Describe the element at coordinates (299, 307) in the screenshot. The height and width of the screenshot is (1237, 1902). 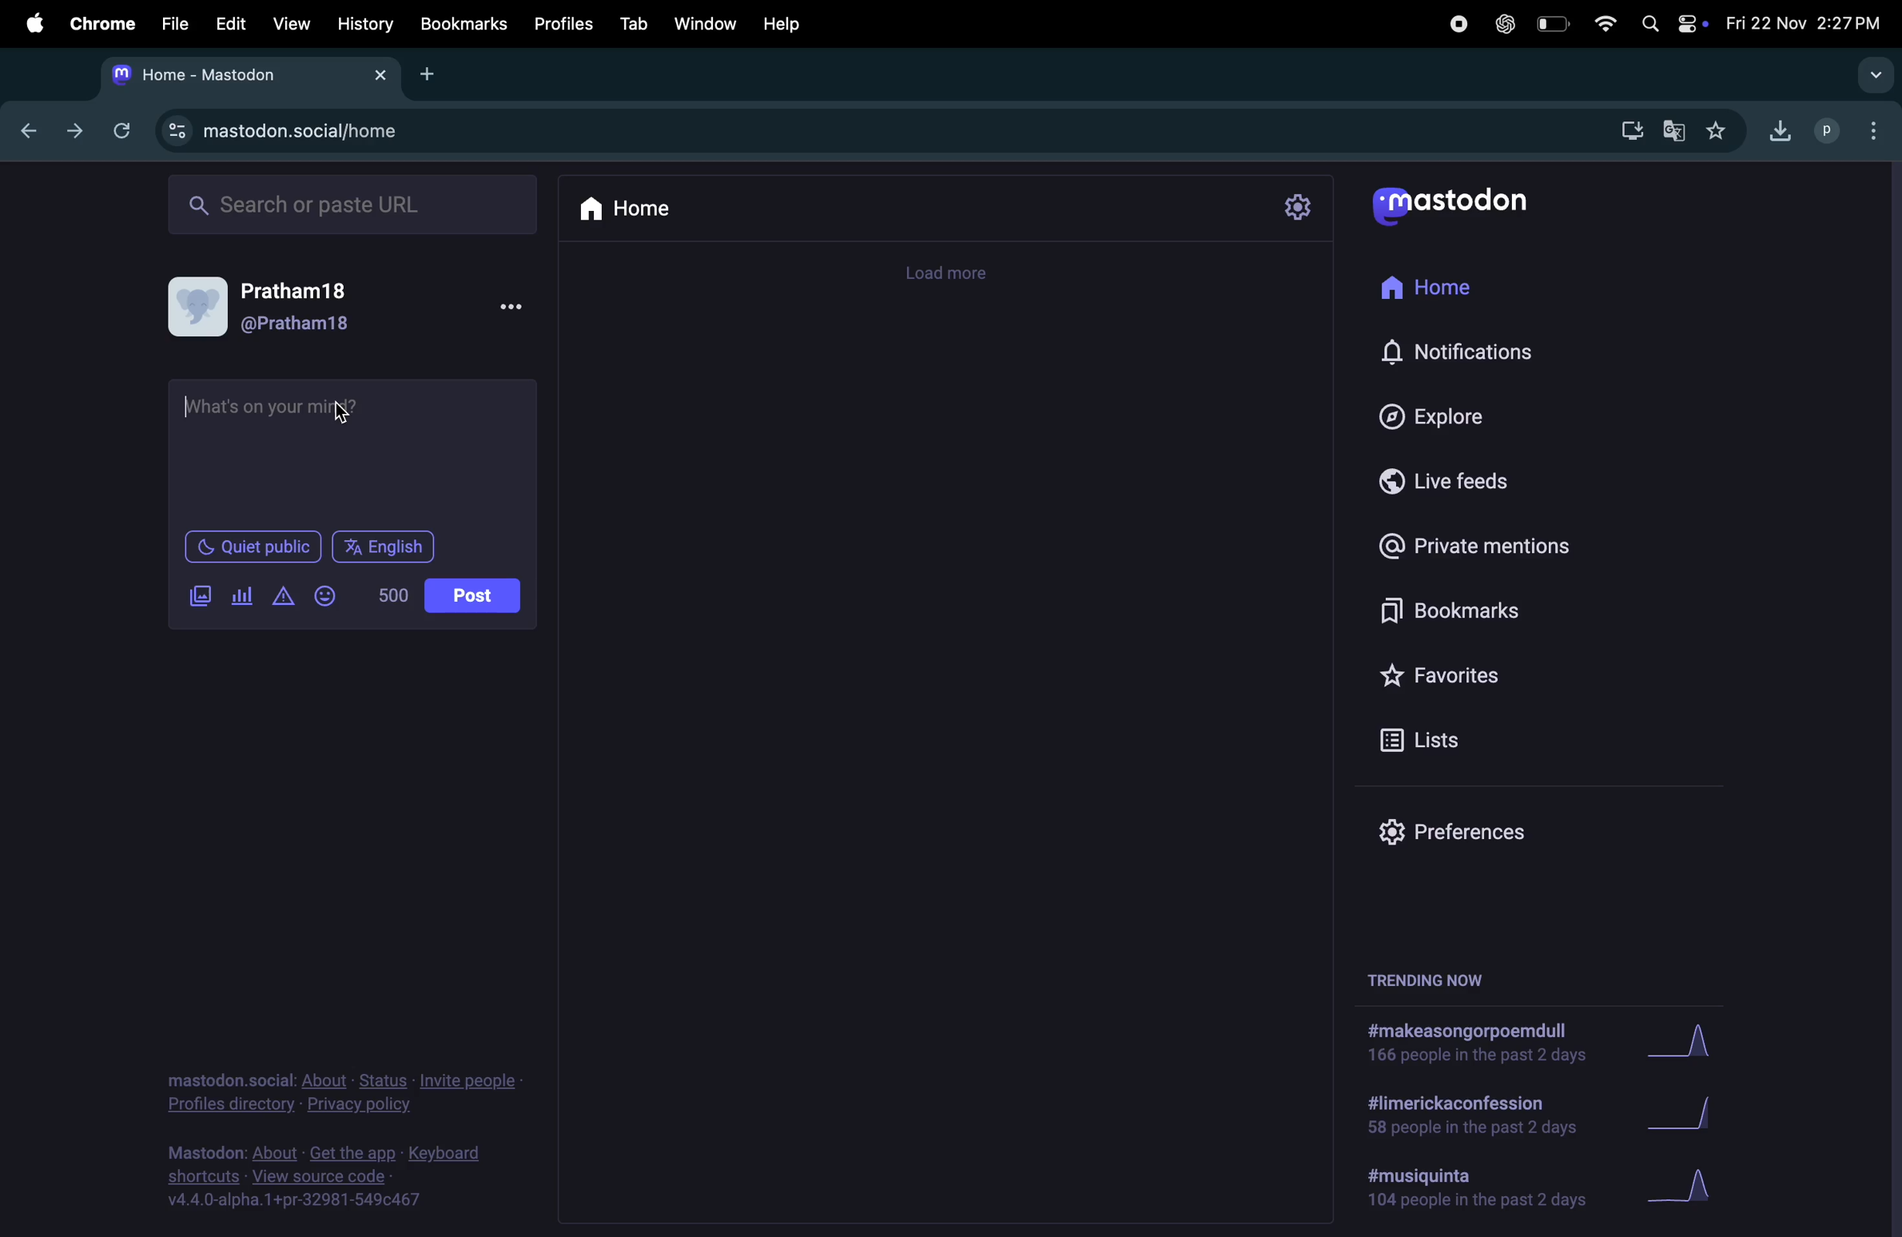
I see `username` at that location.